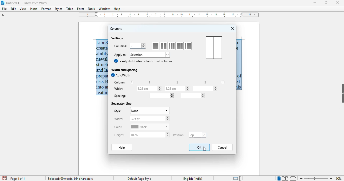 The height and width of the screenshot is (181, 344). I want to click on apply to: selection, so click(142, 55).